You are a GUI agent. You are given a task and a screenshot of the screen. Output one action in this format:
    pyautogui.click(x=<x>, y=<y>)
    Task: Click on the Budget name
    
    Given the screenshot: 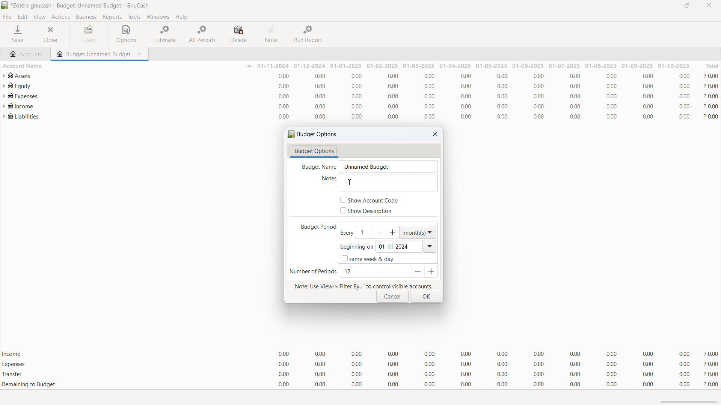 What is the action you would take?
    pyautogui.click(x=317, y=166)
    